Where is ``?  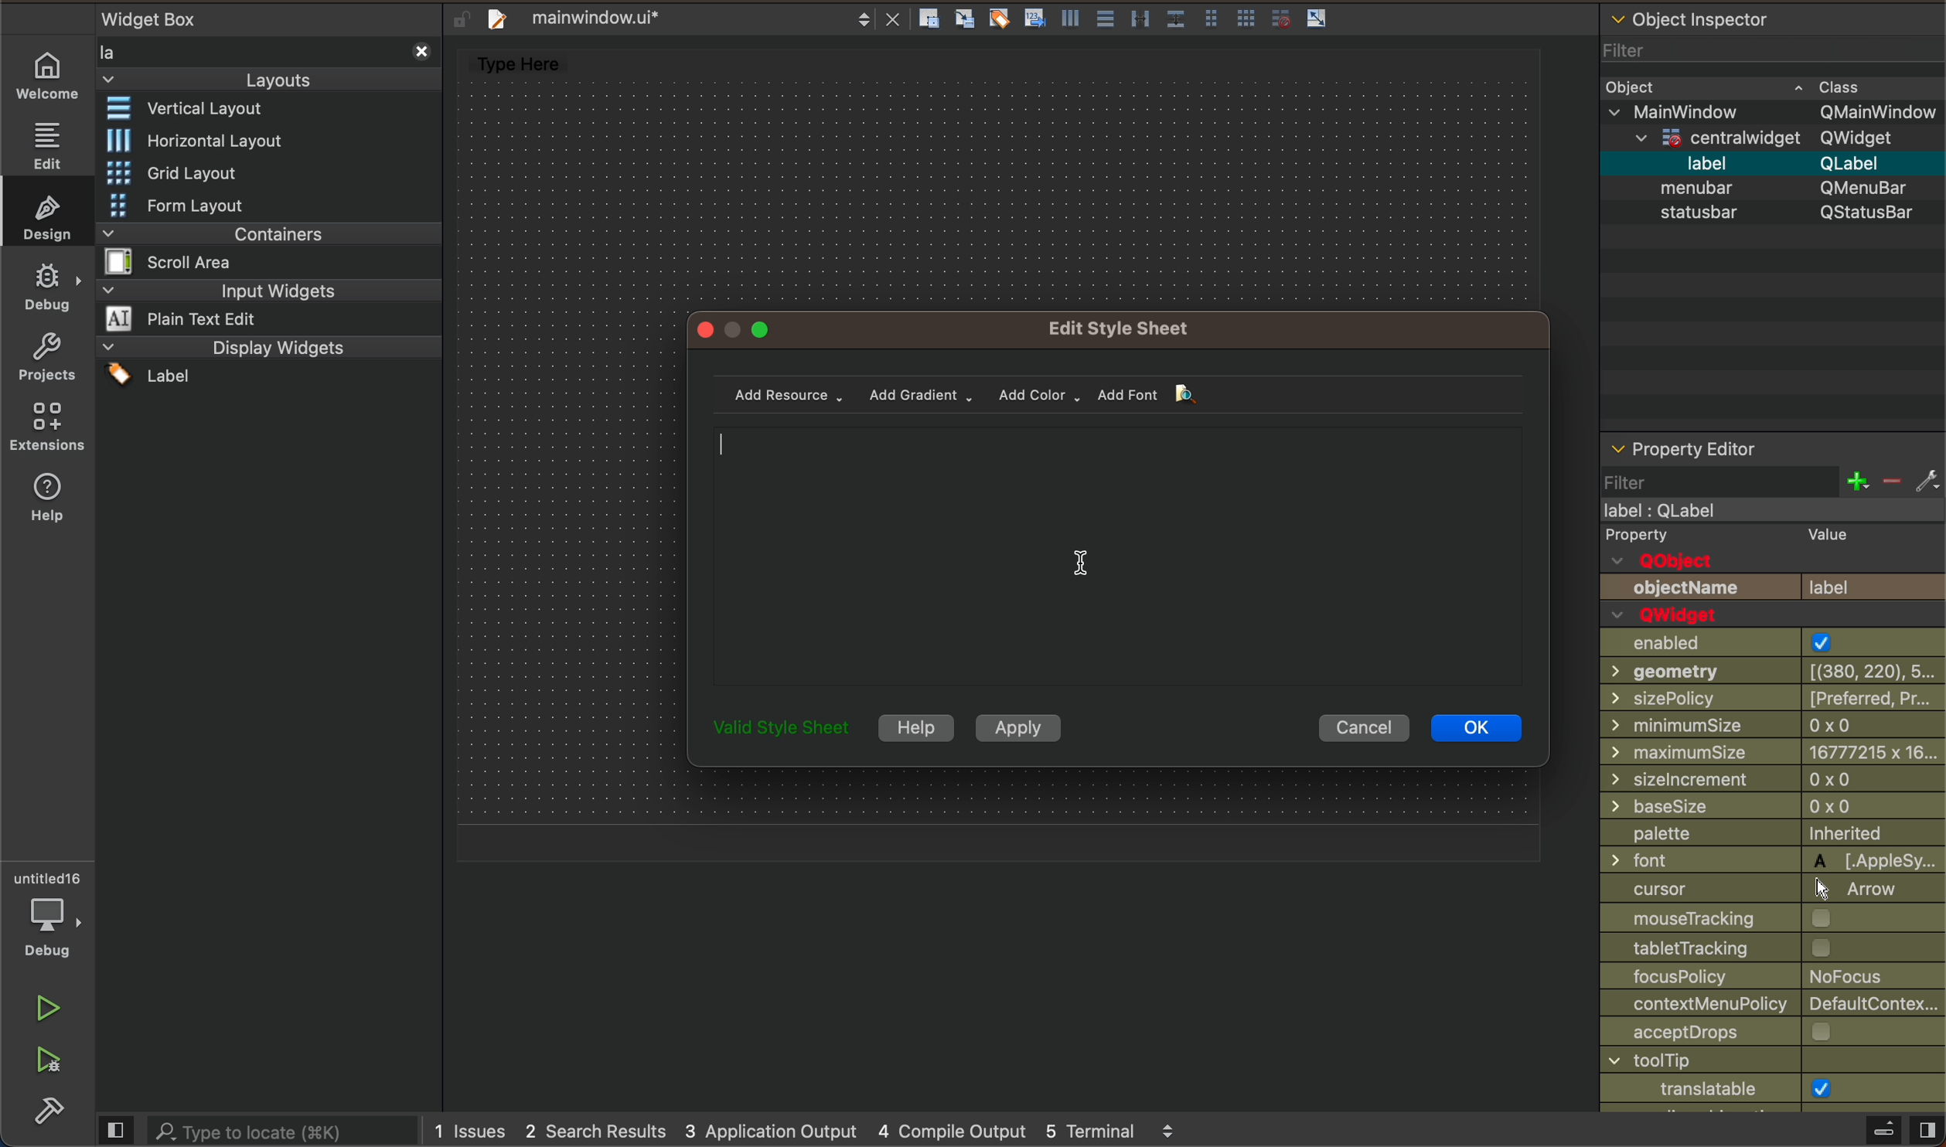
 is located at coordinates (1774, 1062).